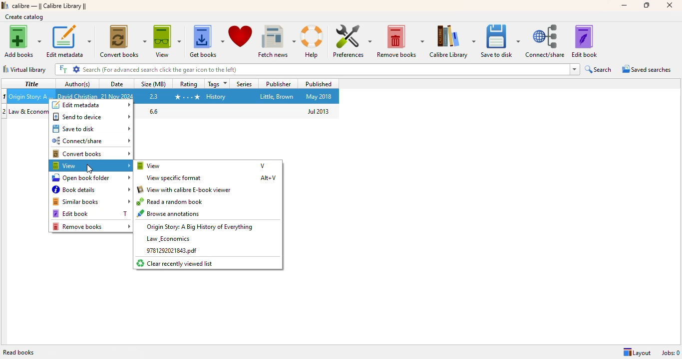 The width and height of the screenshot is (682, 359). I want to click on minimize, so click(624, 5).